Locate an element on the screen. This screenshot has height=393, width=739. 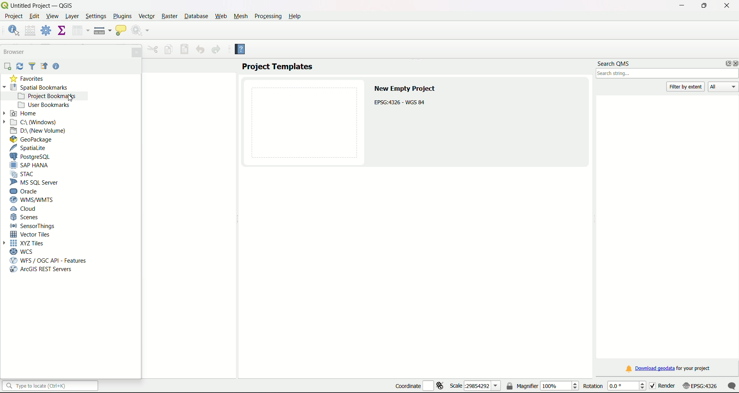
show statistical summary is located at coordinates (61, 31).